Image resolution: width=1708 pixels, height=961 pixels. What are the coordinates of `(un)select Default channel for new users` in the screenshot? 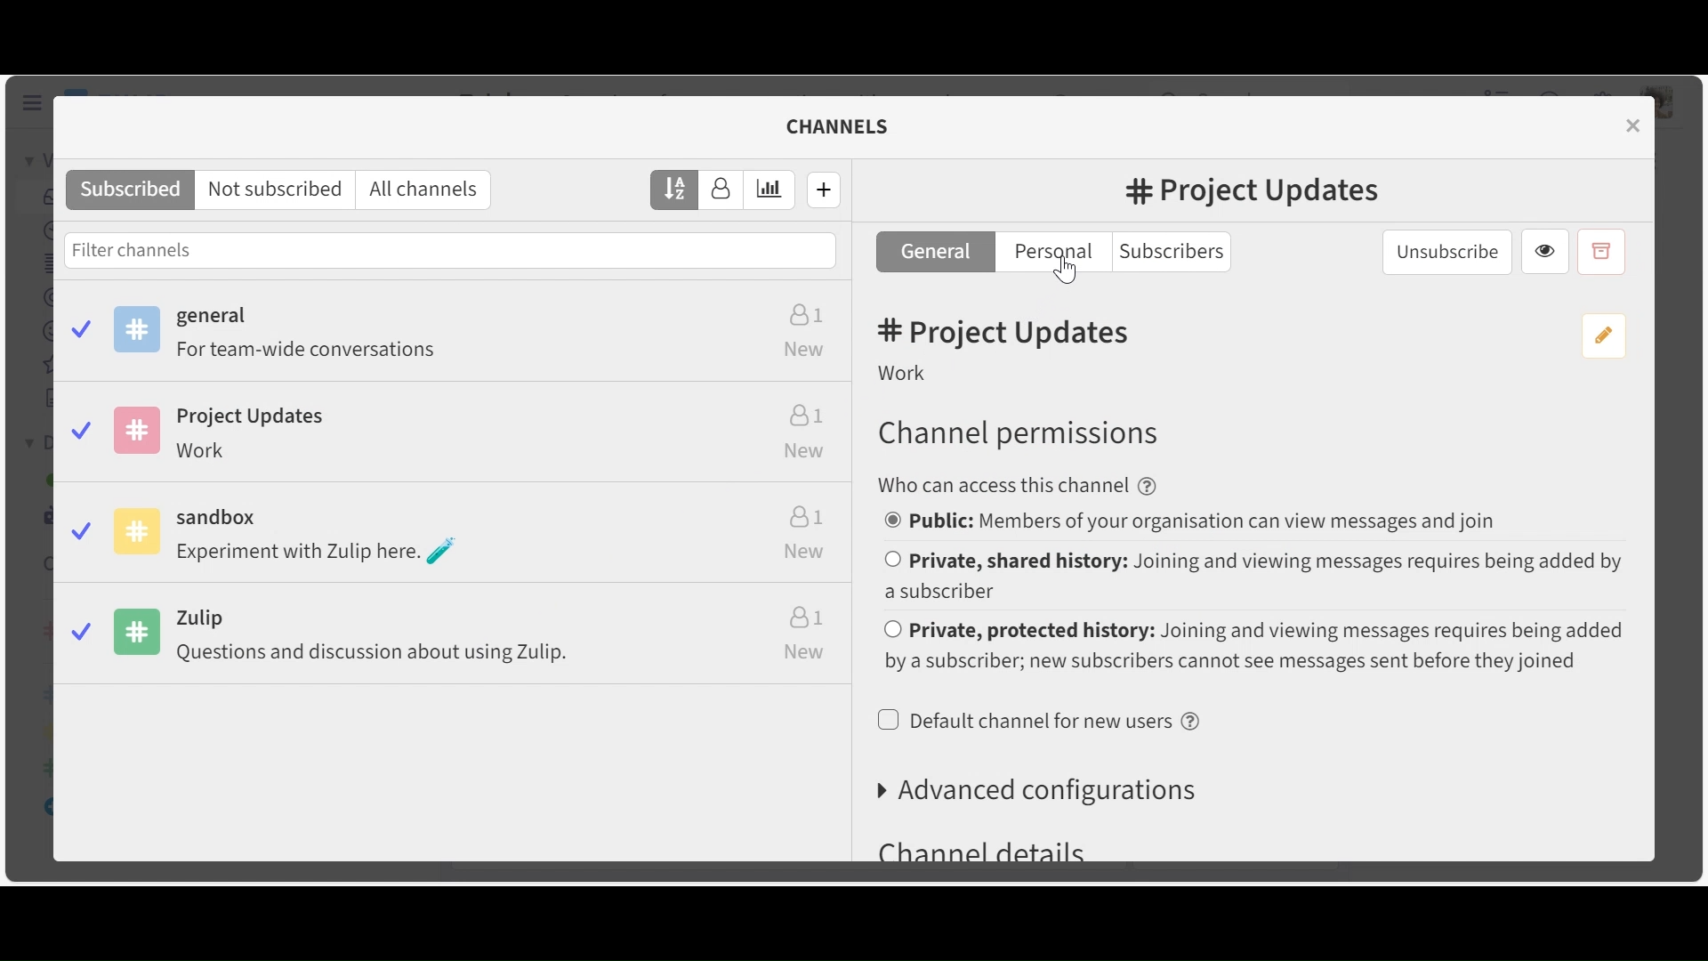 It's located at (1042, 722).